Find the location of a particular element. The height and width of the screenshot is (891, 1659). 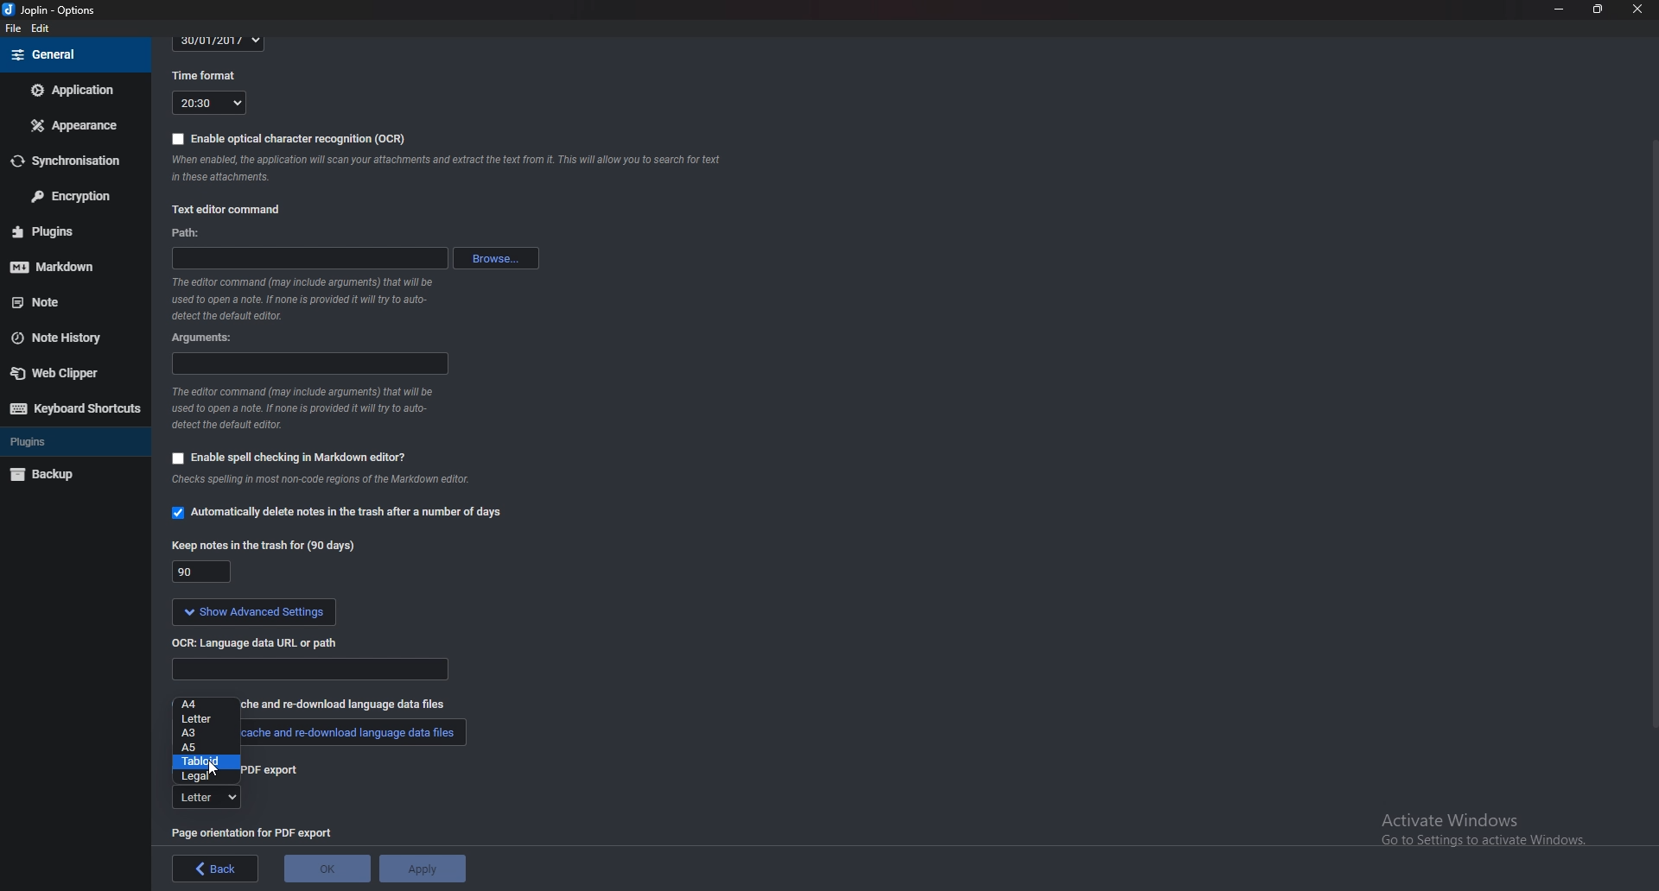

back is located at coordinates (216, 869).